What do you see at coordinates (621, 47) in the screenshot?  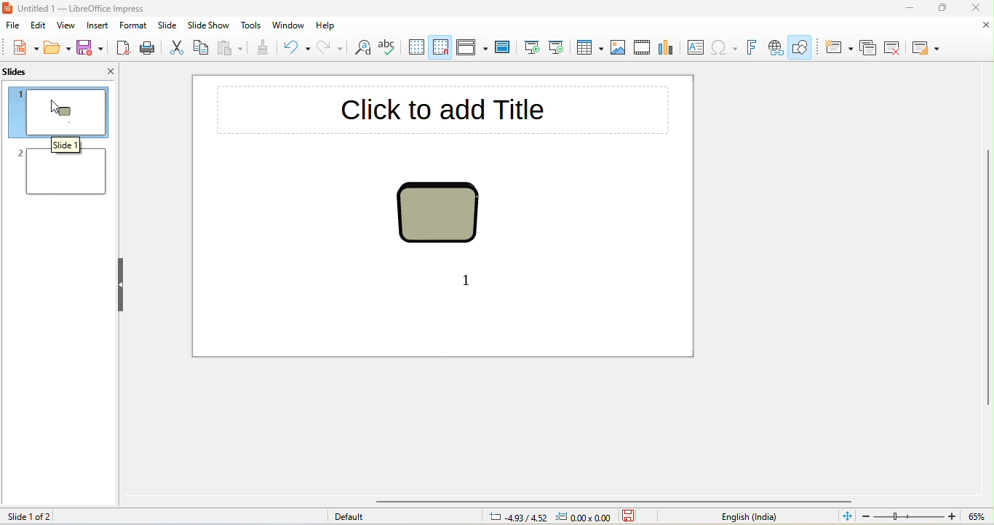 I see `image` at bounding box center [621, 47].